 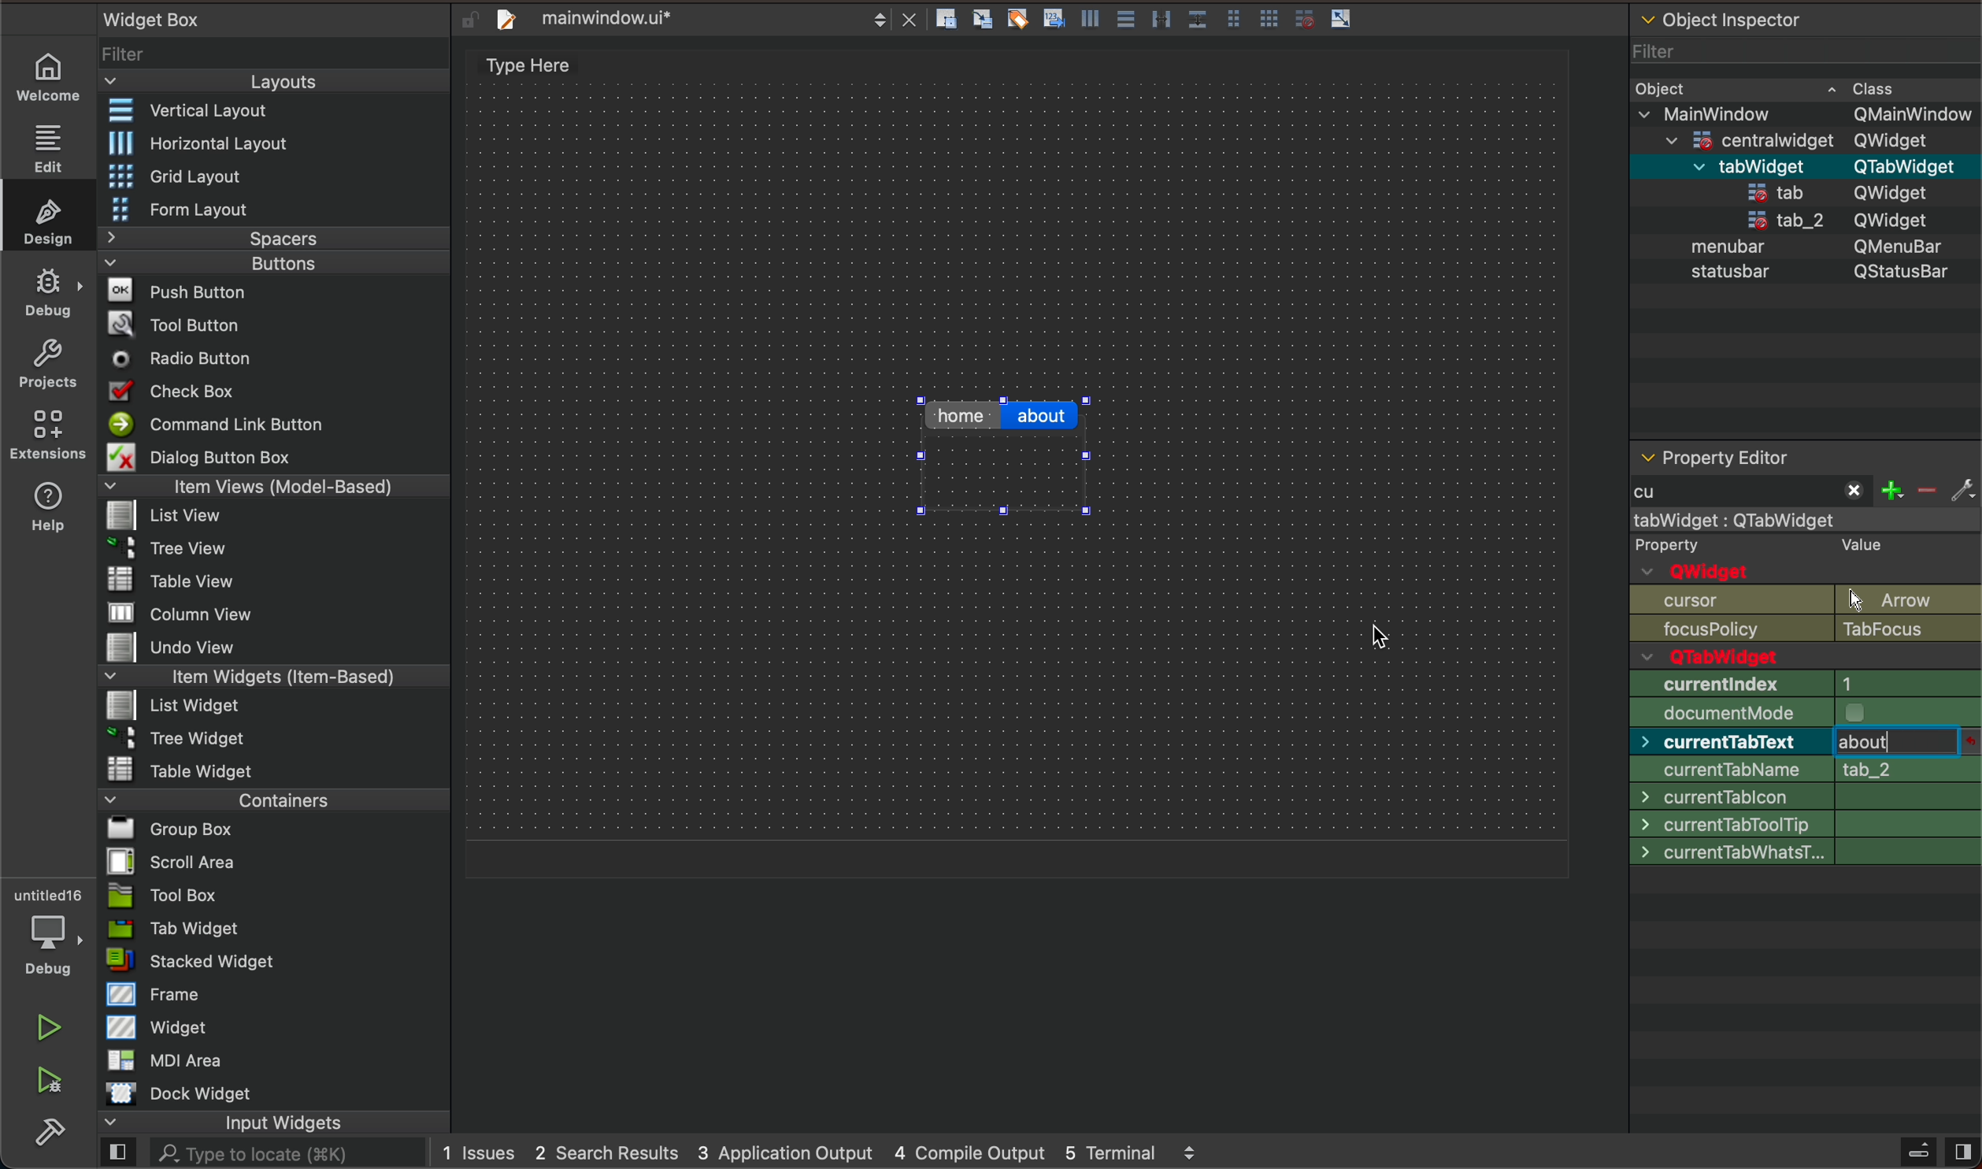 I want to click on menubar QMenuBar, so click(x=1802, y=165).